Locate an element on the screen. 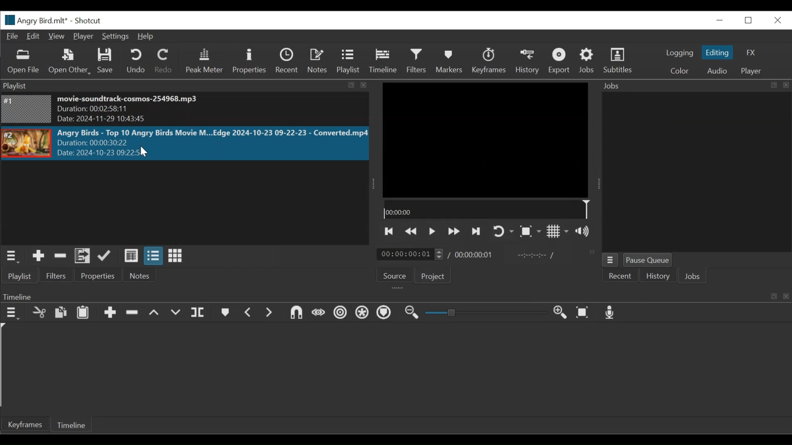 Image resolution: width=792 pixels, height=445 pixels. Shotcut is located at coordinates (90, 21).